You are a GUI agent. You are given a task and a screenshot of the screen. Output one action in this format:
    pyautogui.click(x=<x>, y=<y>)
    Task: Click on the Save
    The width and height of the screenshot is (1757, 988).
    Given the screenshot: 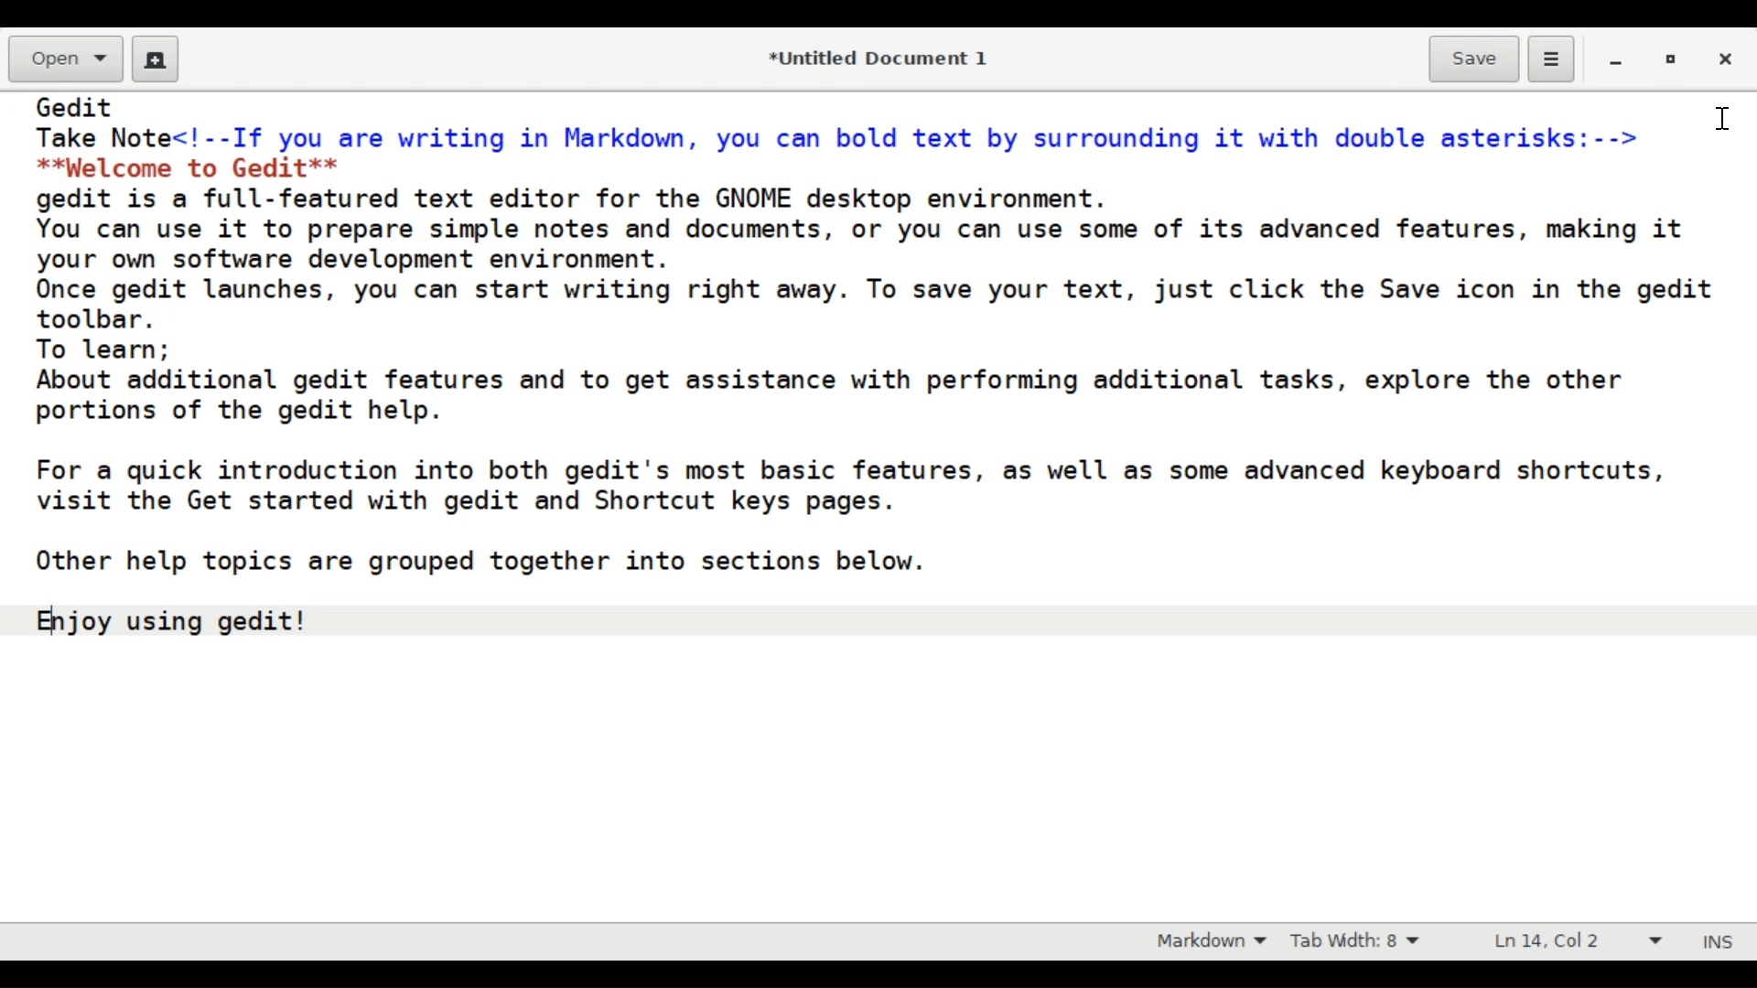 What is the action you would take?
    pyautogui.click(x=1474, y=59)
    